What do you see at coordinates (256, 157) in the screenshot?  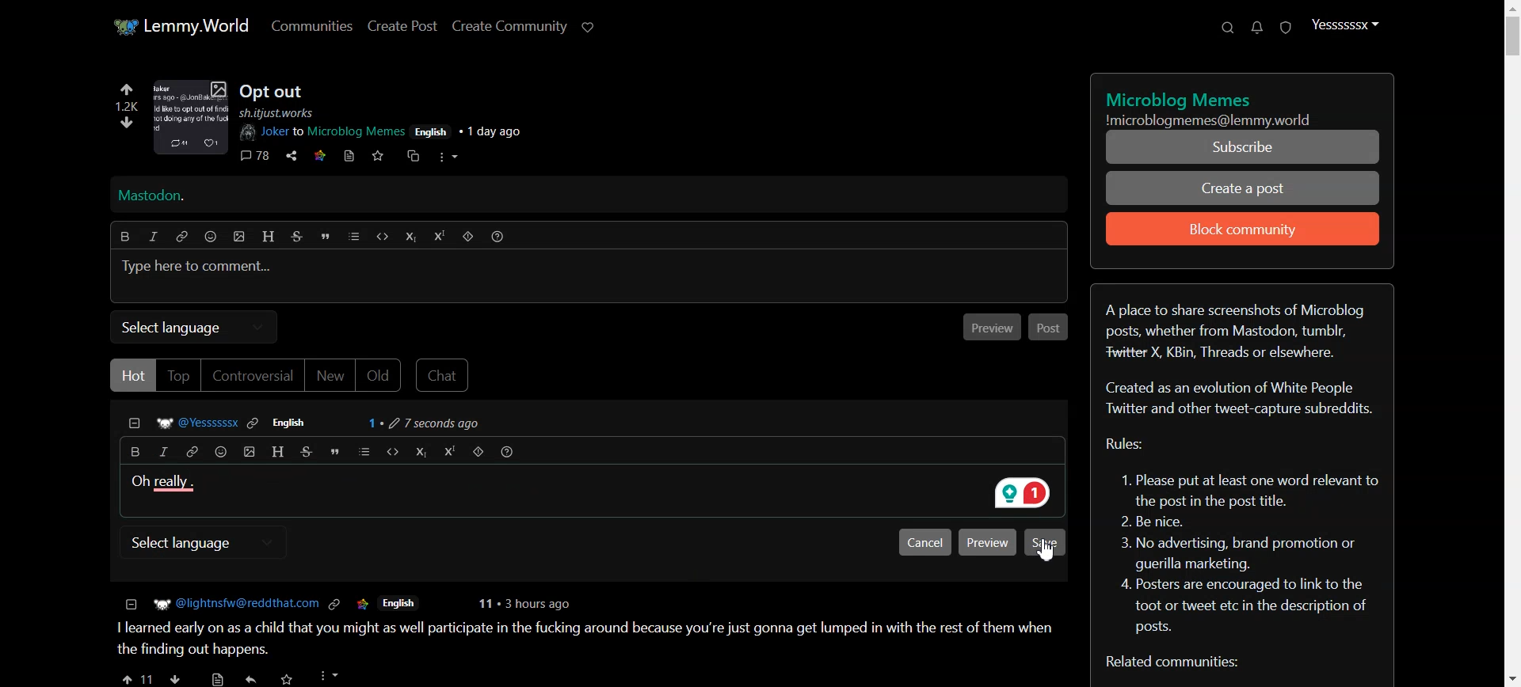 I see `comments` at bounding box center [256, 157].